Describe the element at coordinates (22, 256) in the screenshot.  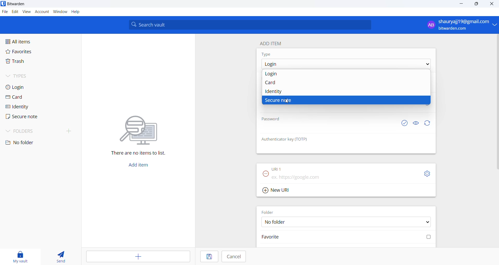
I see `my vault` at that location.